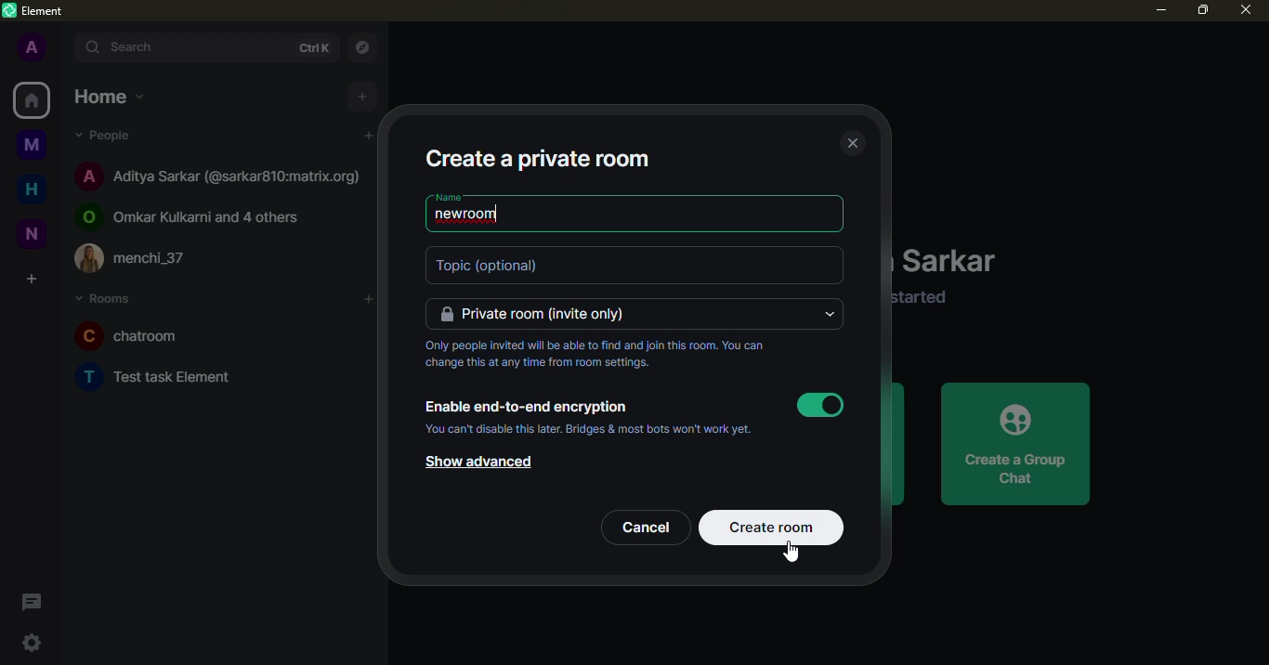  I want to click on chatroom, so click(130, 334).